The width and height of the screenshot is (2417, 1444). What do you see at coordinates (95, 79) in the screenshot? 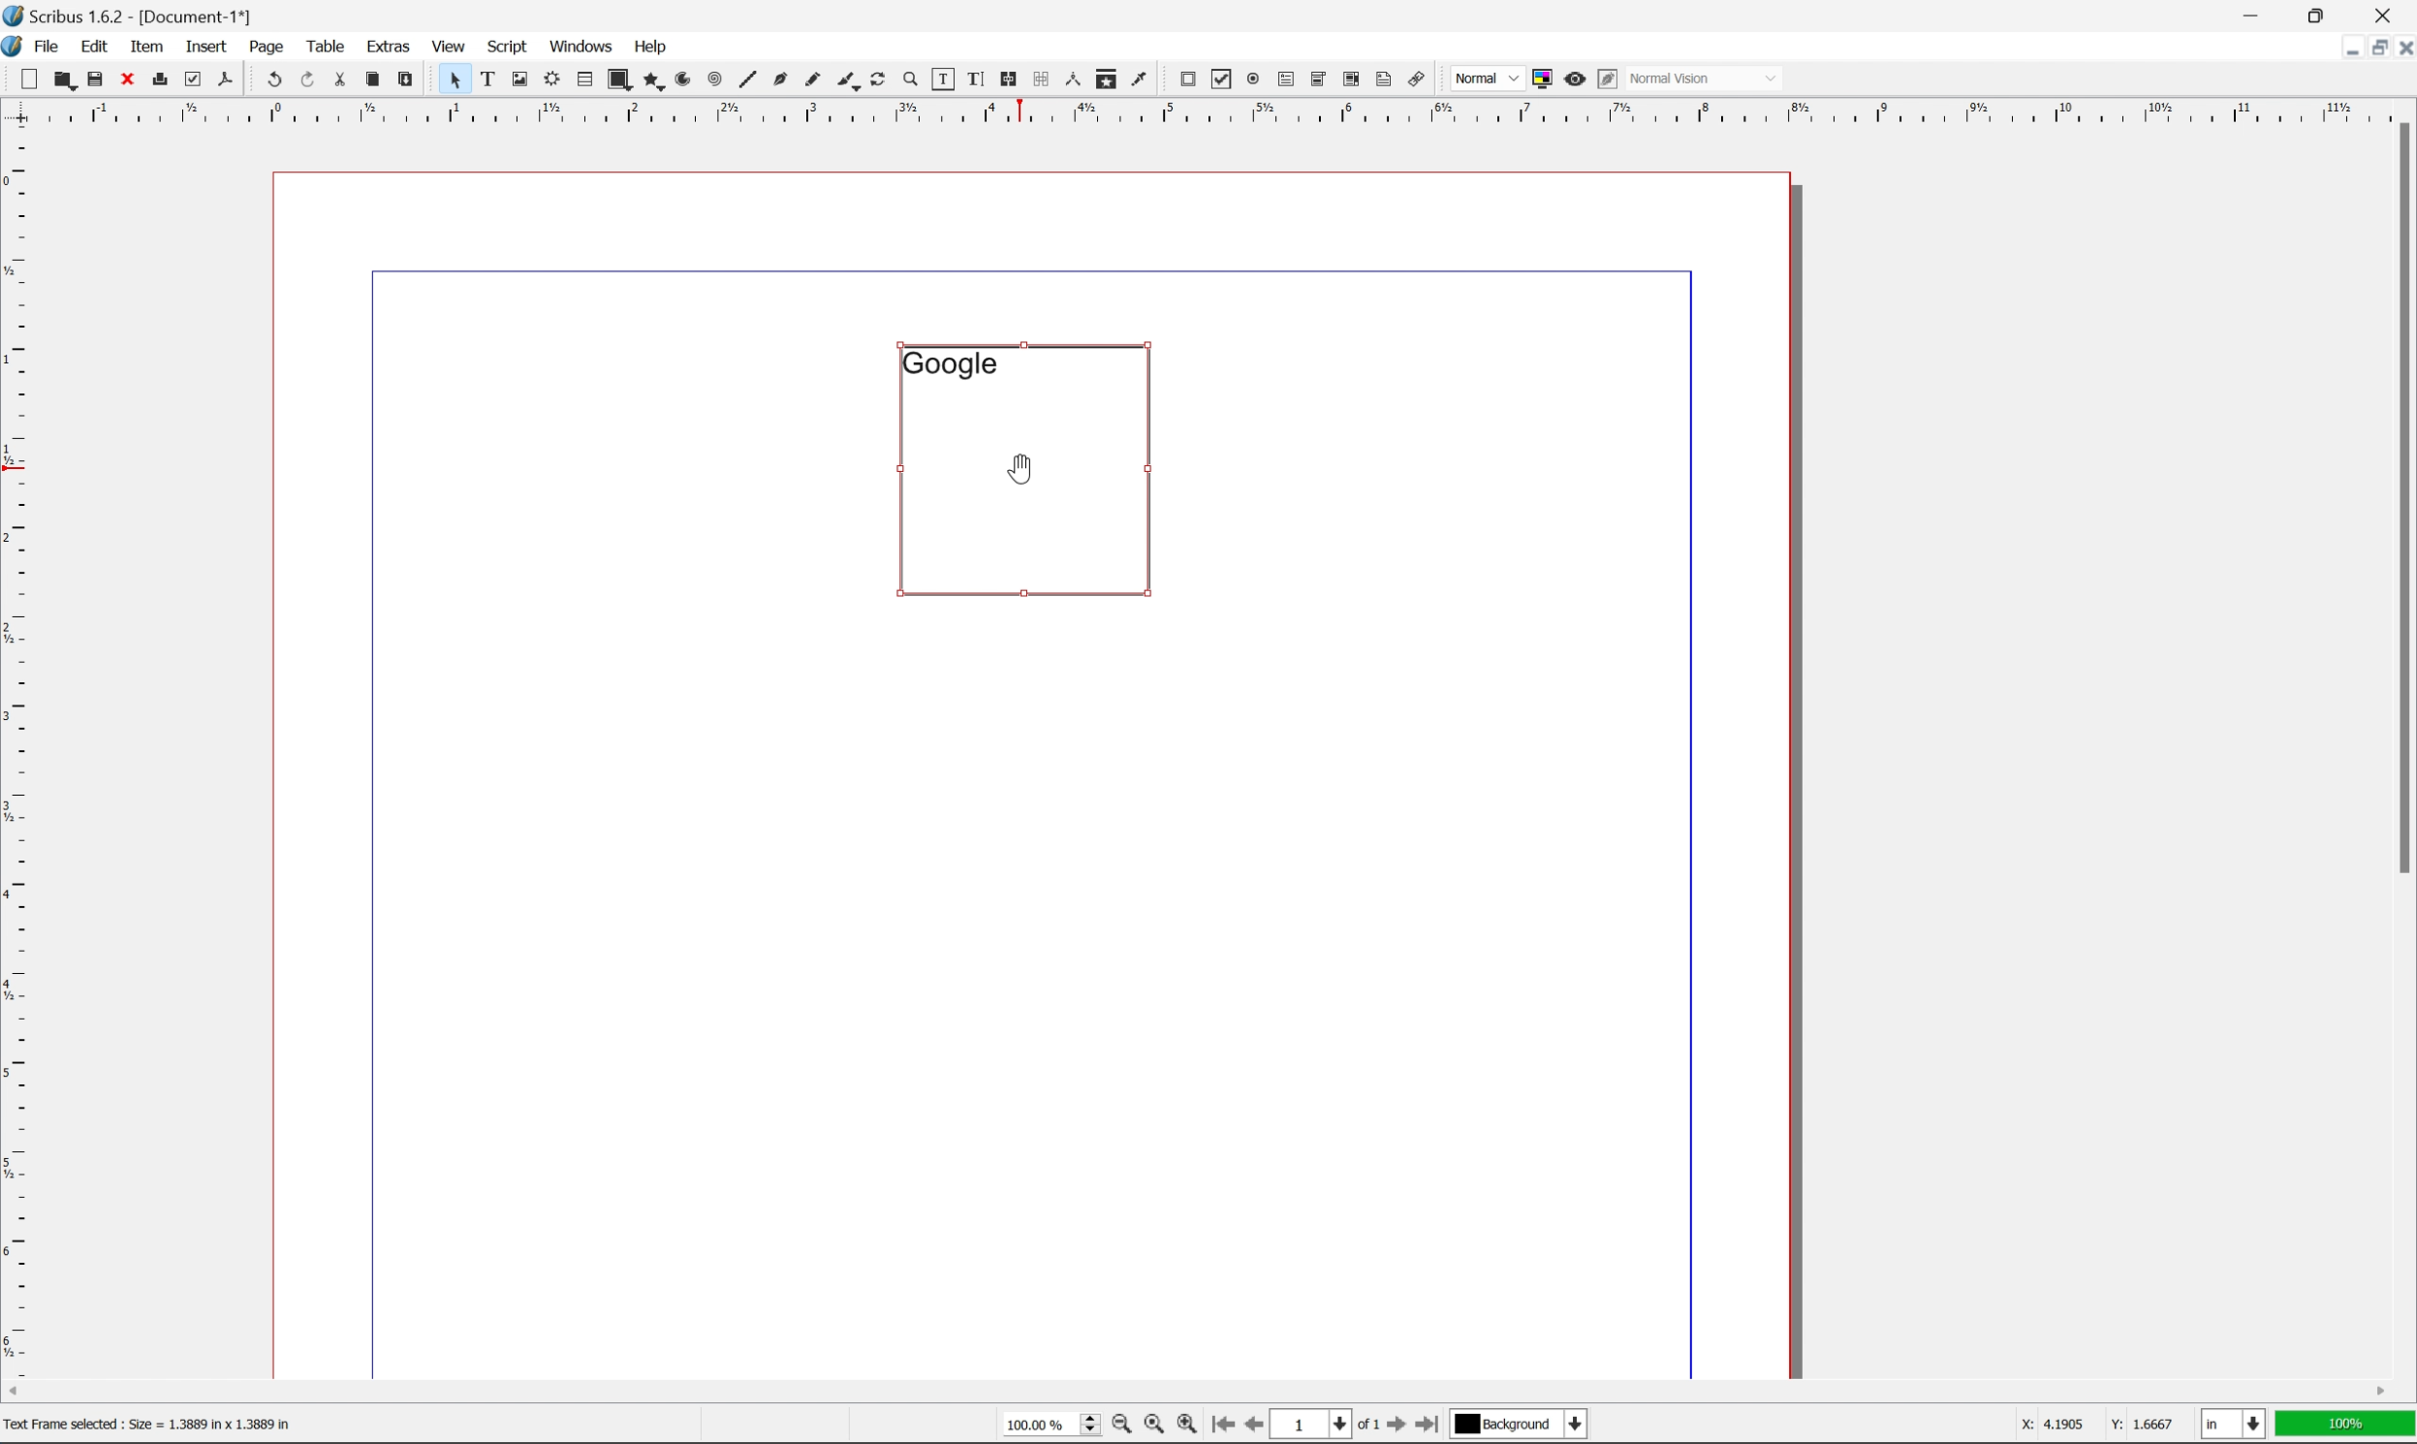
I see `save` at bounding box center [95, 79].